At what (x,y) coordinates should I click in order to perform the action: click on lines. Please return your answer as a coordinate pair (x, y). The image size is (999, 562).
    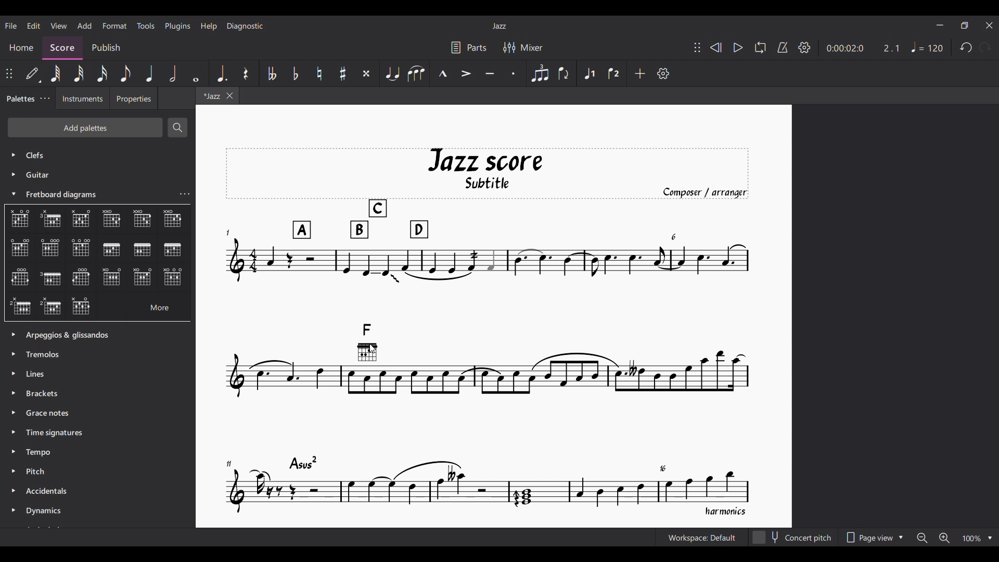
    Looking at the image, I should click on (39, 374).